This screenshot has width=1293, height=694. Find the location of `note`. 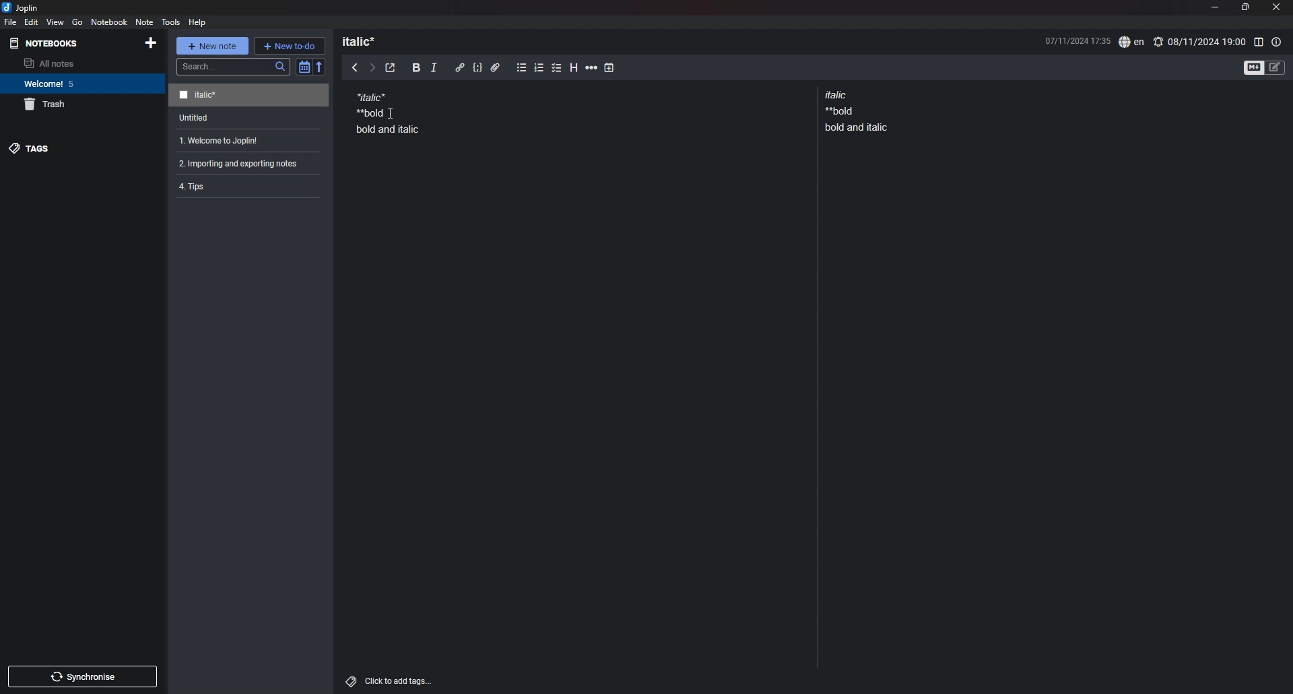

note is located at coordinates (251, 118).